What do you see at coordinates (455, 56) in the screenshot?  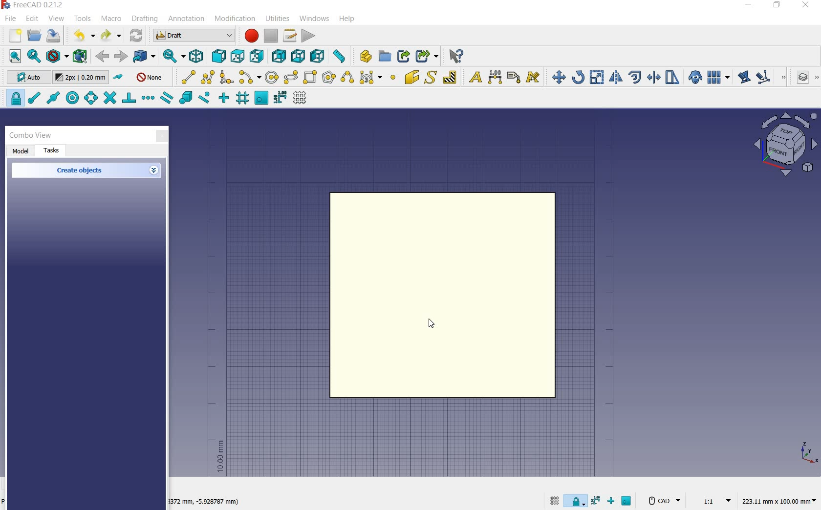 I see `what's this?` at bounding box center [455, 56].